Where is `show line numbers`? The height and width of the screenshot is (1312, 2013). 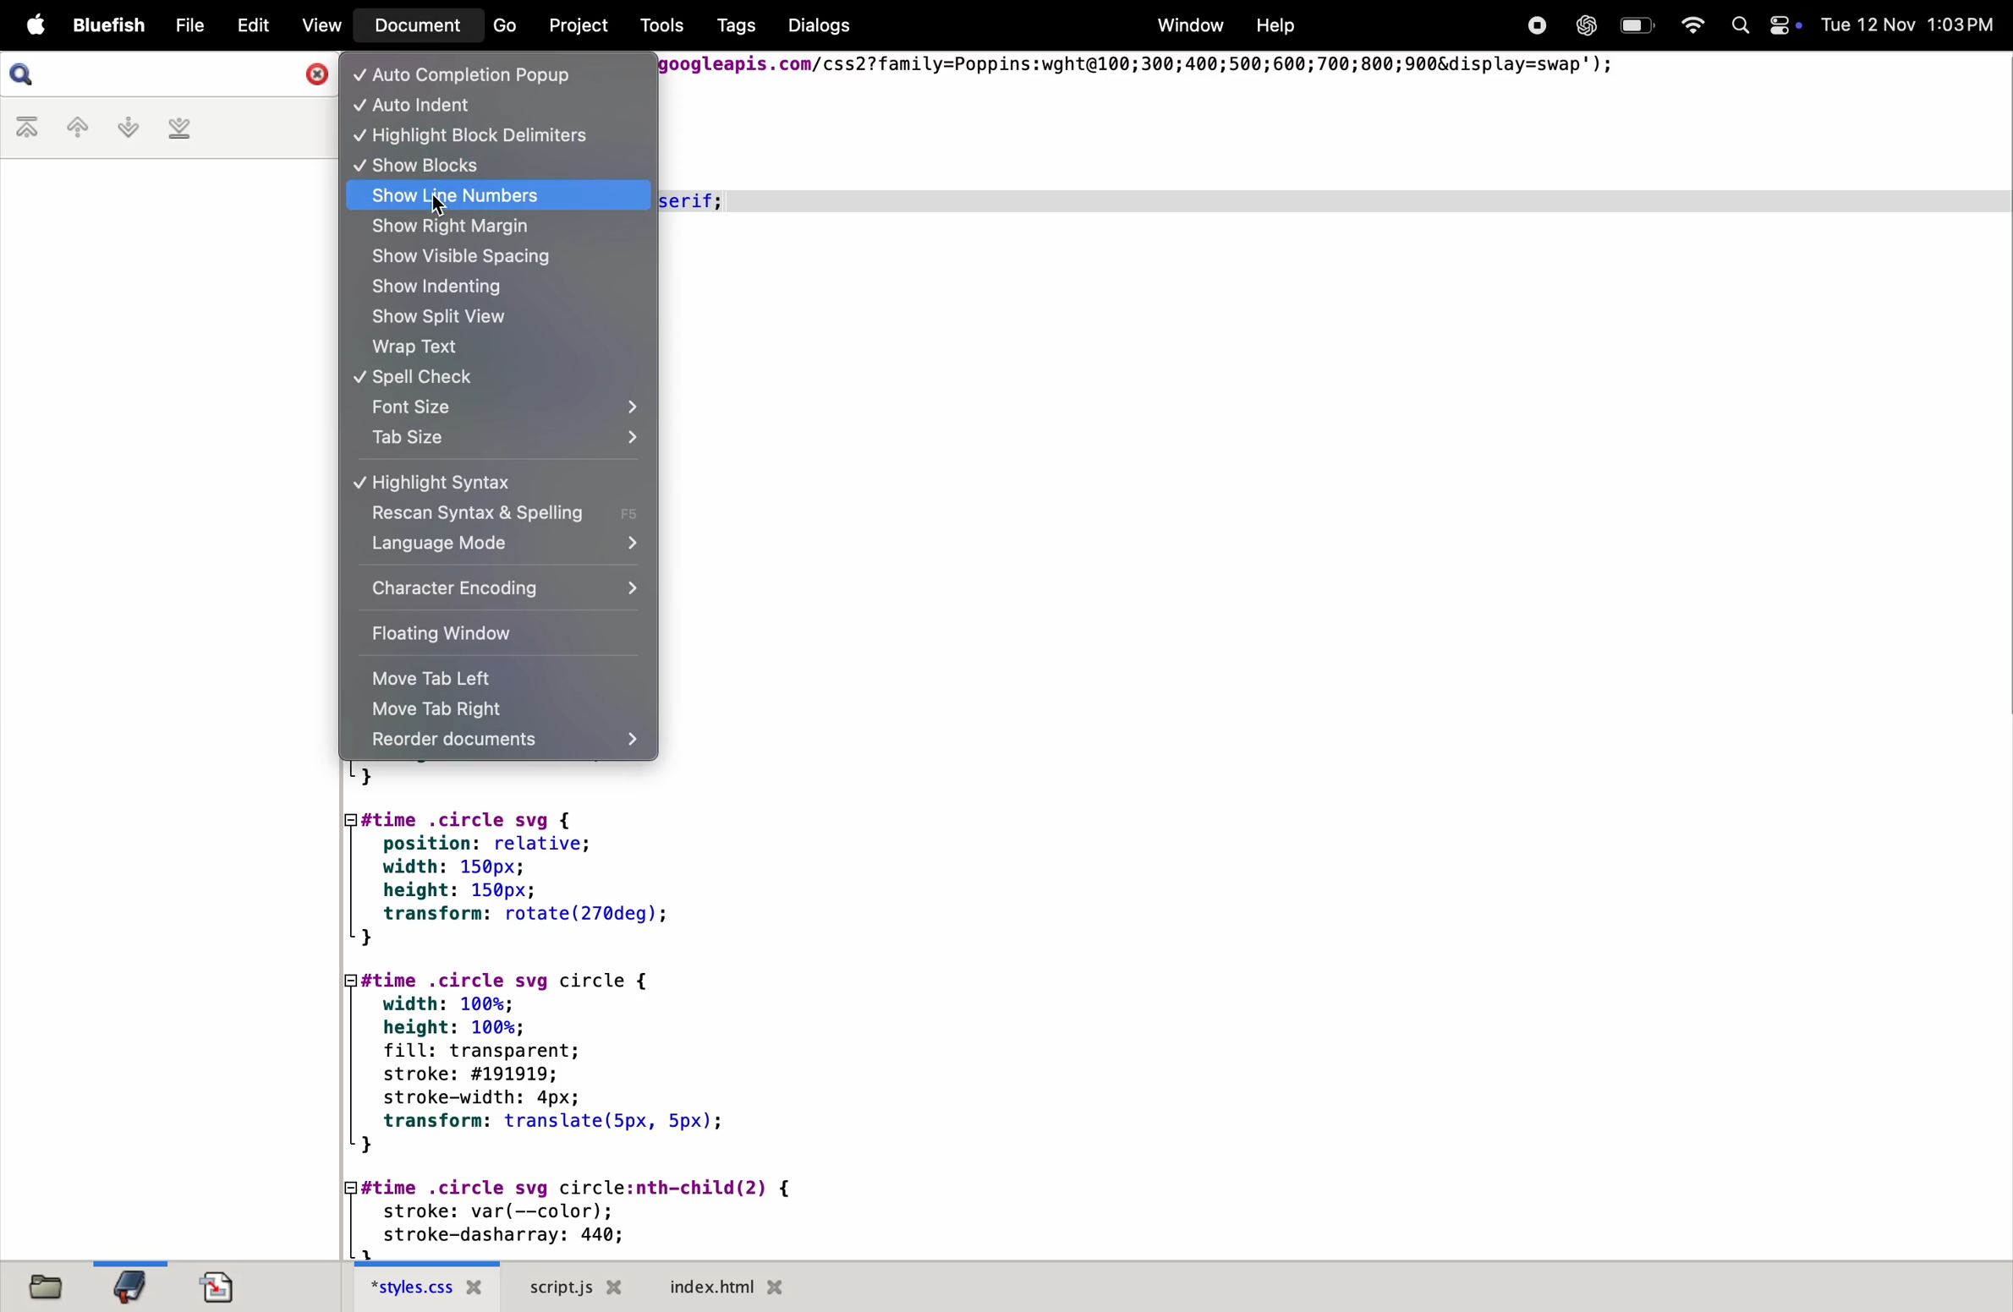
show line numbers is located at coordinates (502, 195).